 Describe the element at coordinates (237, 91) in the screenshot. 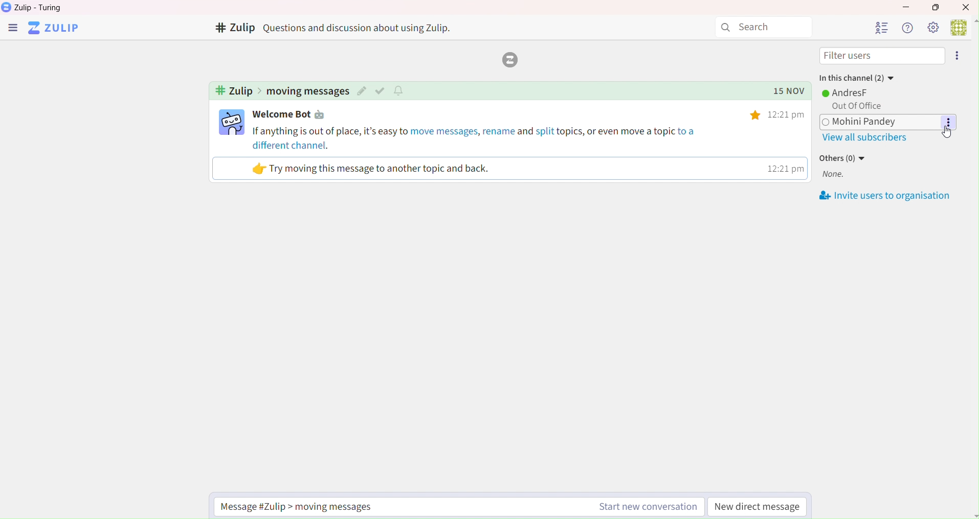

I see `# Zulip >` at that location.